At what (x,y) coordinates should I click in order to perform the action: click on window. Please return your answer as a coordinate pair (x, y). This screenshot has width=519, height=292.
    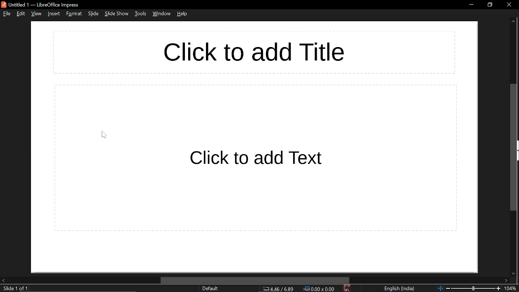
    Looking at the image, I should click on (163, 13).